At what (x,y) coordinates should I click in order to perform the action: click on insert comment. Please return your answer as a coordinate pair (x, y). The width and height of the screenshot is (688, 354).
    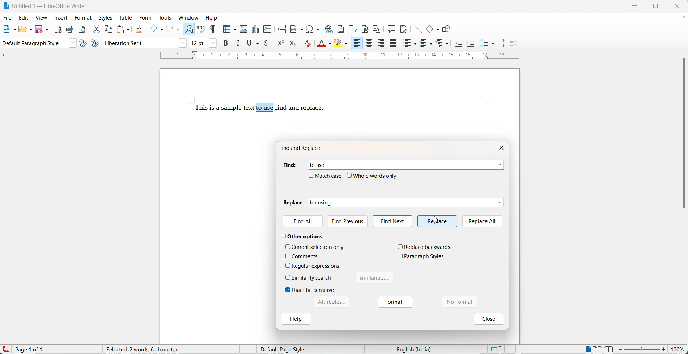
    Looking at the image, I should click on (391, 29).